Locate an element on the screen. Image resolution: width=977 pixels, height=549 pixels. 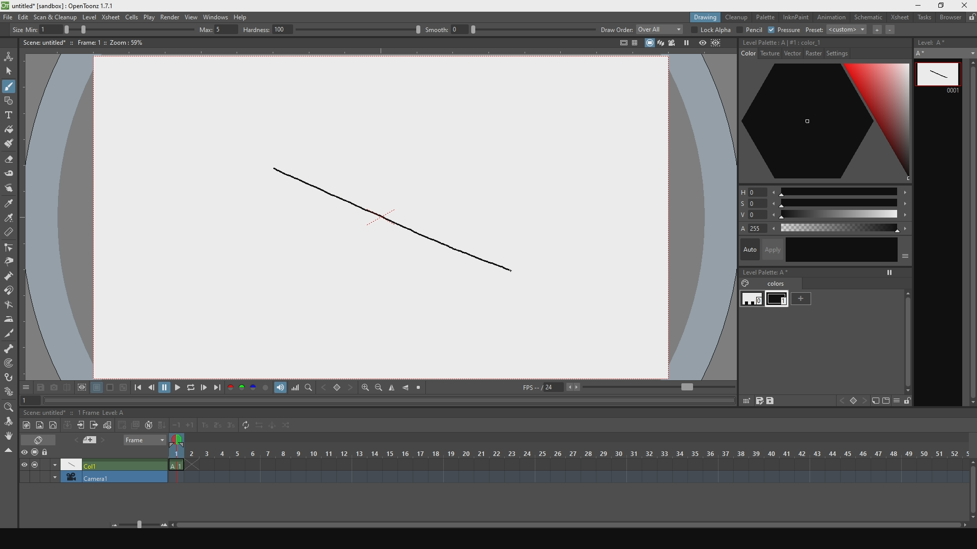
render is located at coordinates (169, 17).